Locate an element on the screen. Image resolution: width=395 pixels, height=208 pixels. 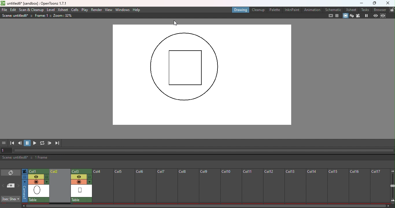
Preview visibility toggle is located at coordinates (36, 176).